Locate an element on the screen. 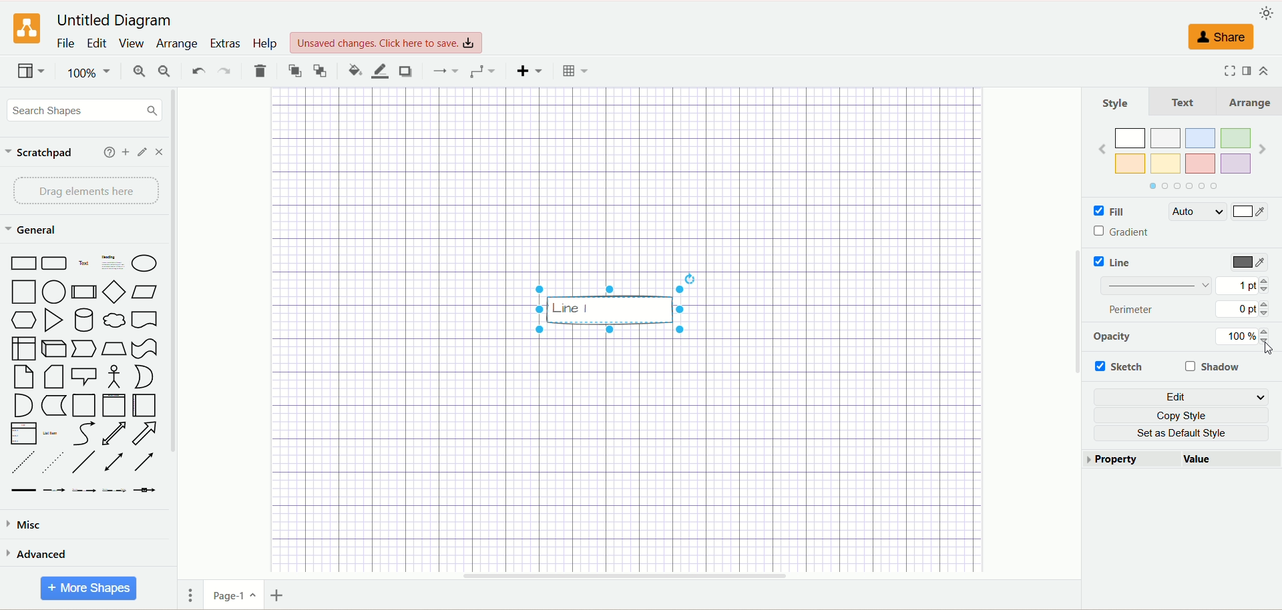  Cube is located at coordinates (55, 349).